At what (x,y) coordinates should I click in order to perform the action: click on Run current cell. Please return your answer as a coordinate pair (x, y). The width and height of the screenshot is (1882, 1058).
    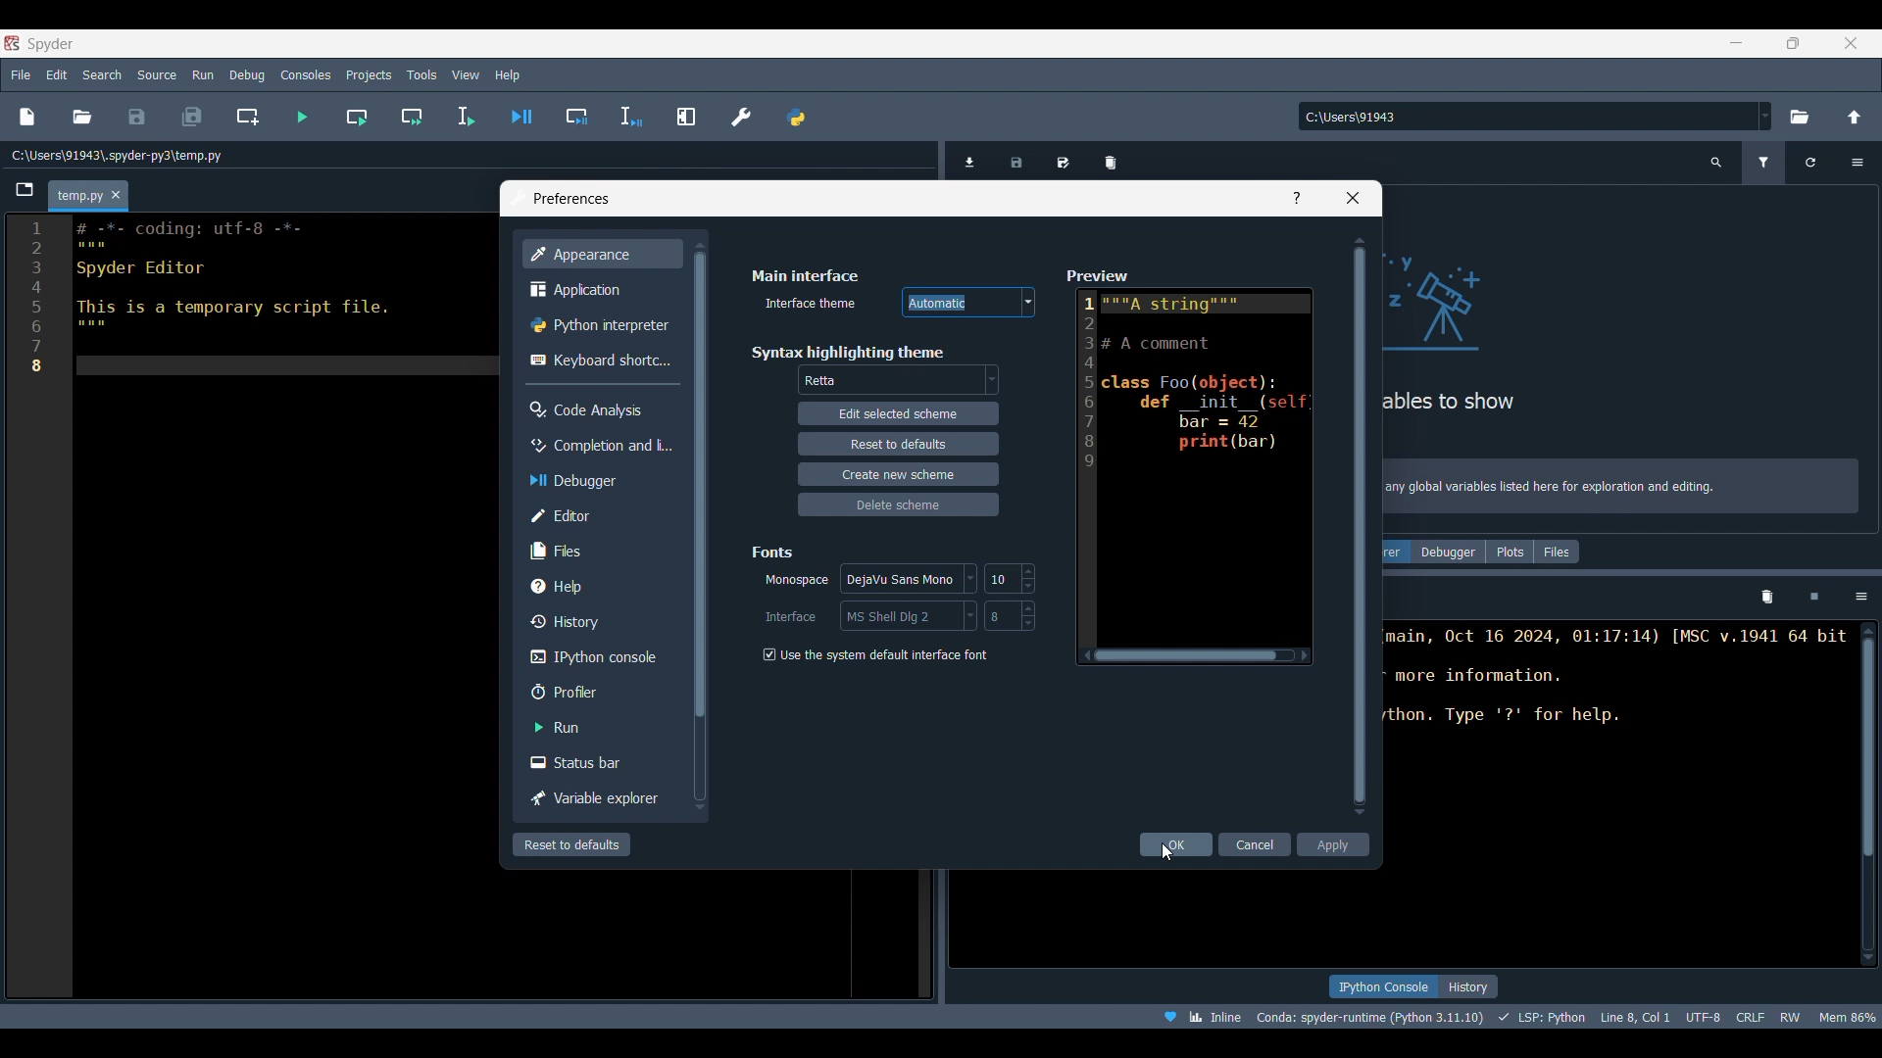
    Looking at the image, I should click on (357, 117).